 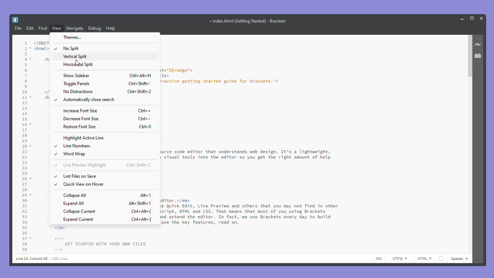 I want to click on Navigate, so click(x=75, y=28).